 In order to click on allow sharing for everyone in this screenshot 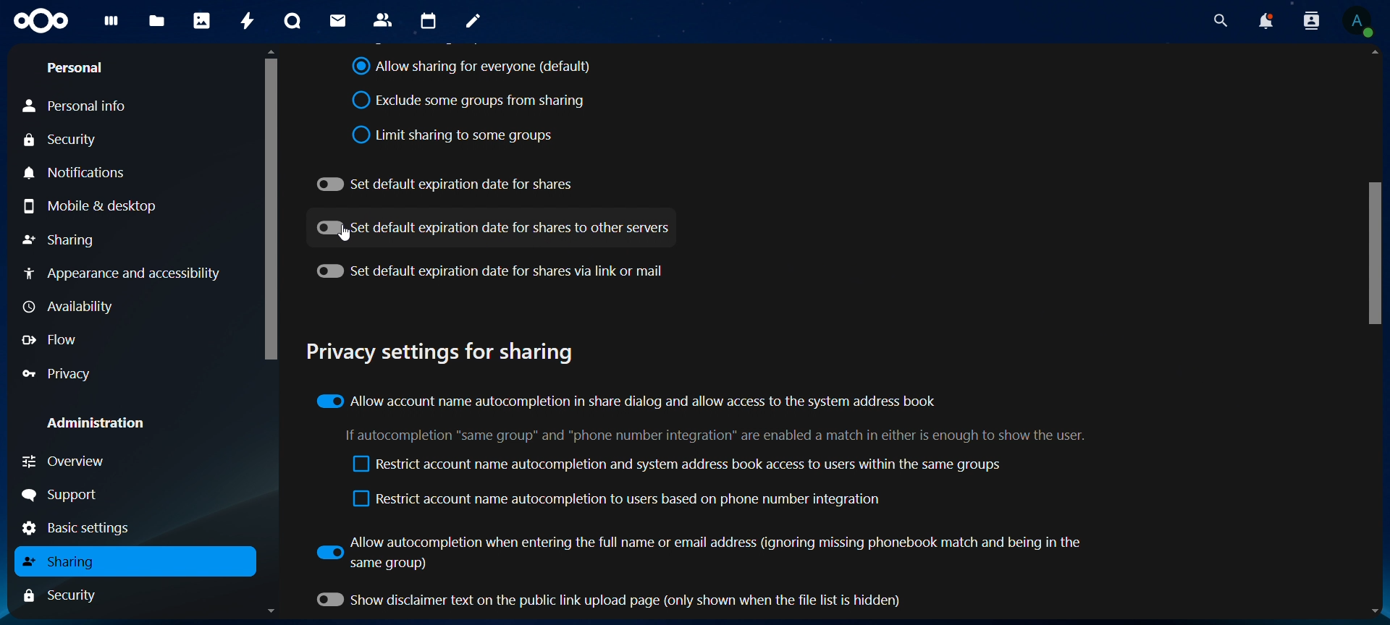, I will do `click(472, 68)`.